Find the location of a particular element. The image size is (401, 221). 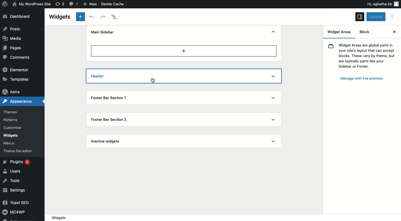

Customise is located at coordinates (12, 128).